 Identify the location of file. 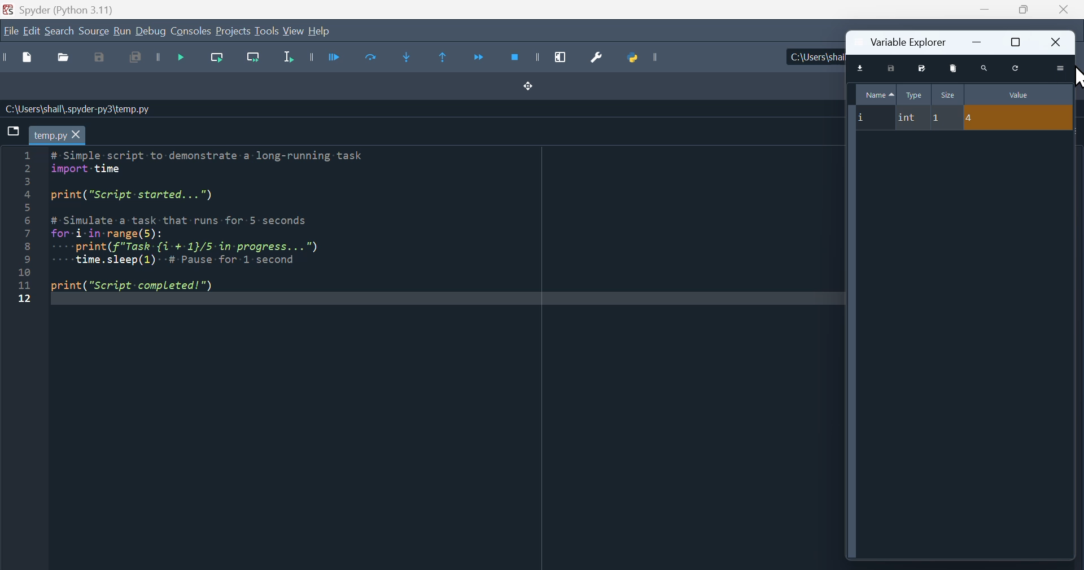
(10, 30).